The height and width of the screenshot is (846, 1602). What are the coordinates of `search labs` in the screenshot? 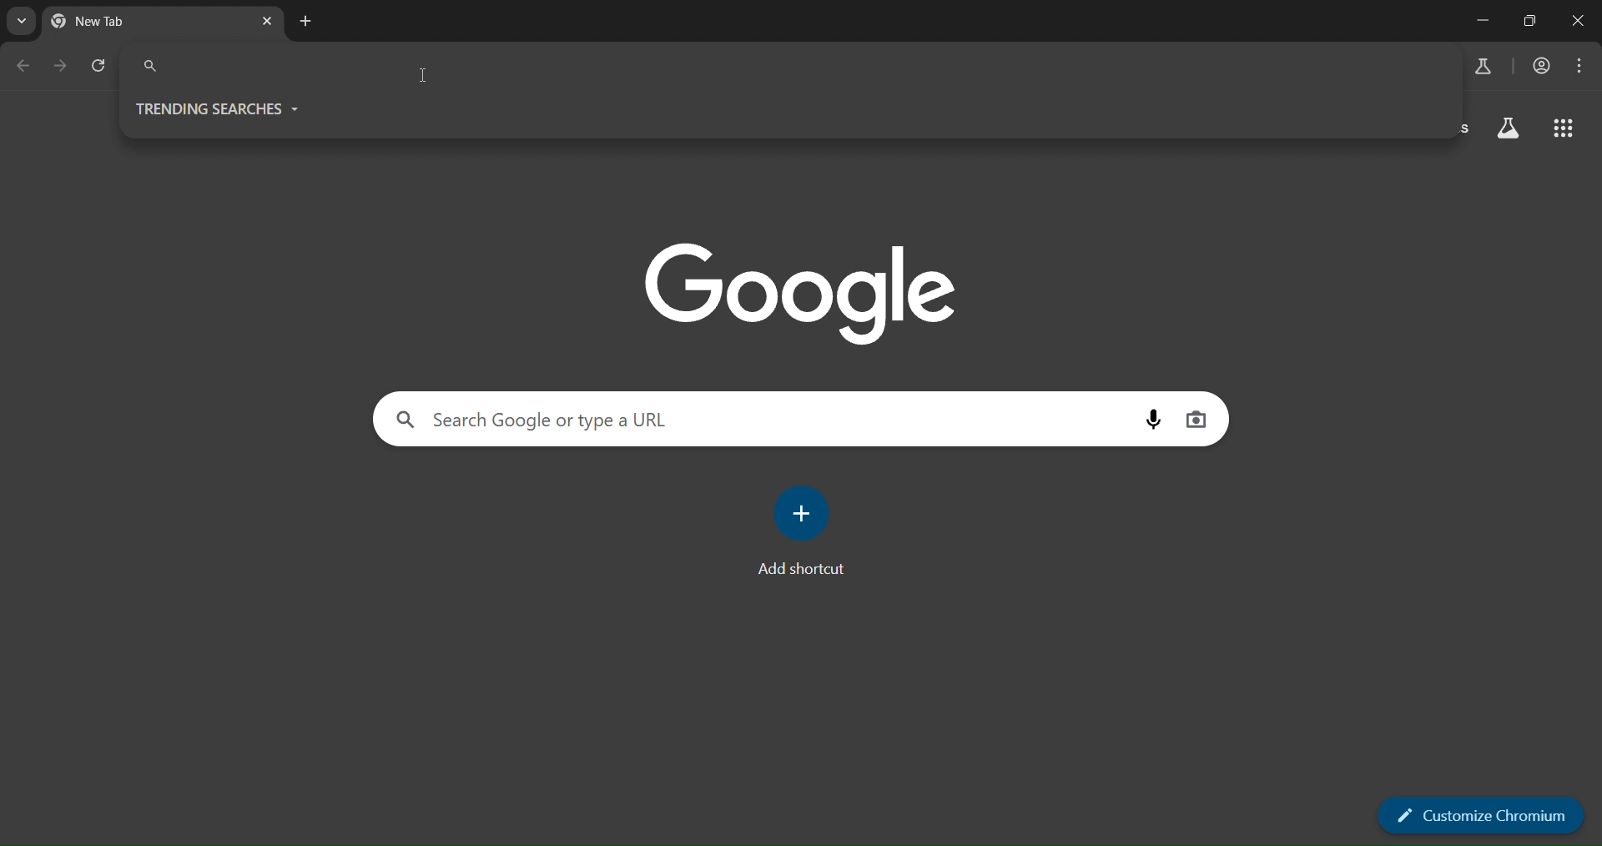 It's located at (1486, 69).